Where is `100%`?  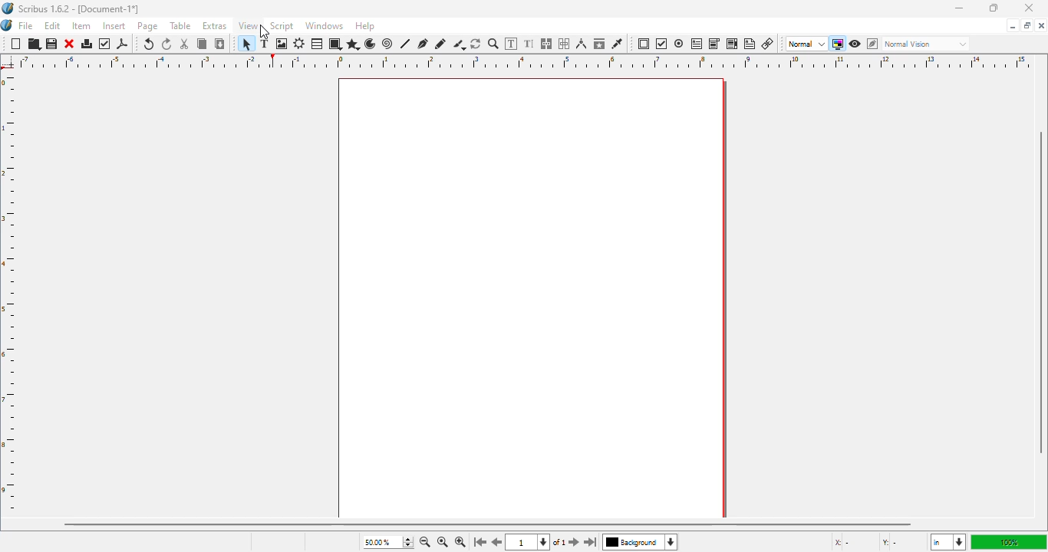
100% is located at coordinates (1006, 542).